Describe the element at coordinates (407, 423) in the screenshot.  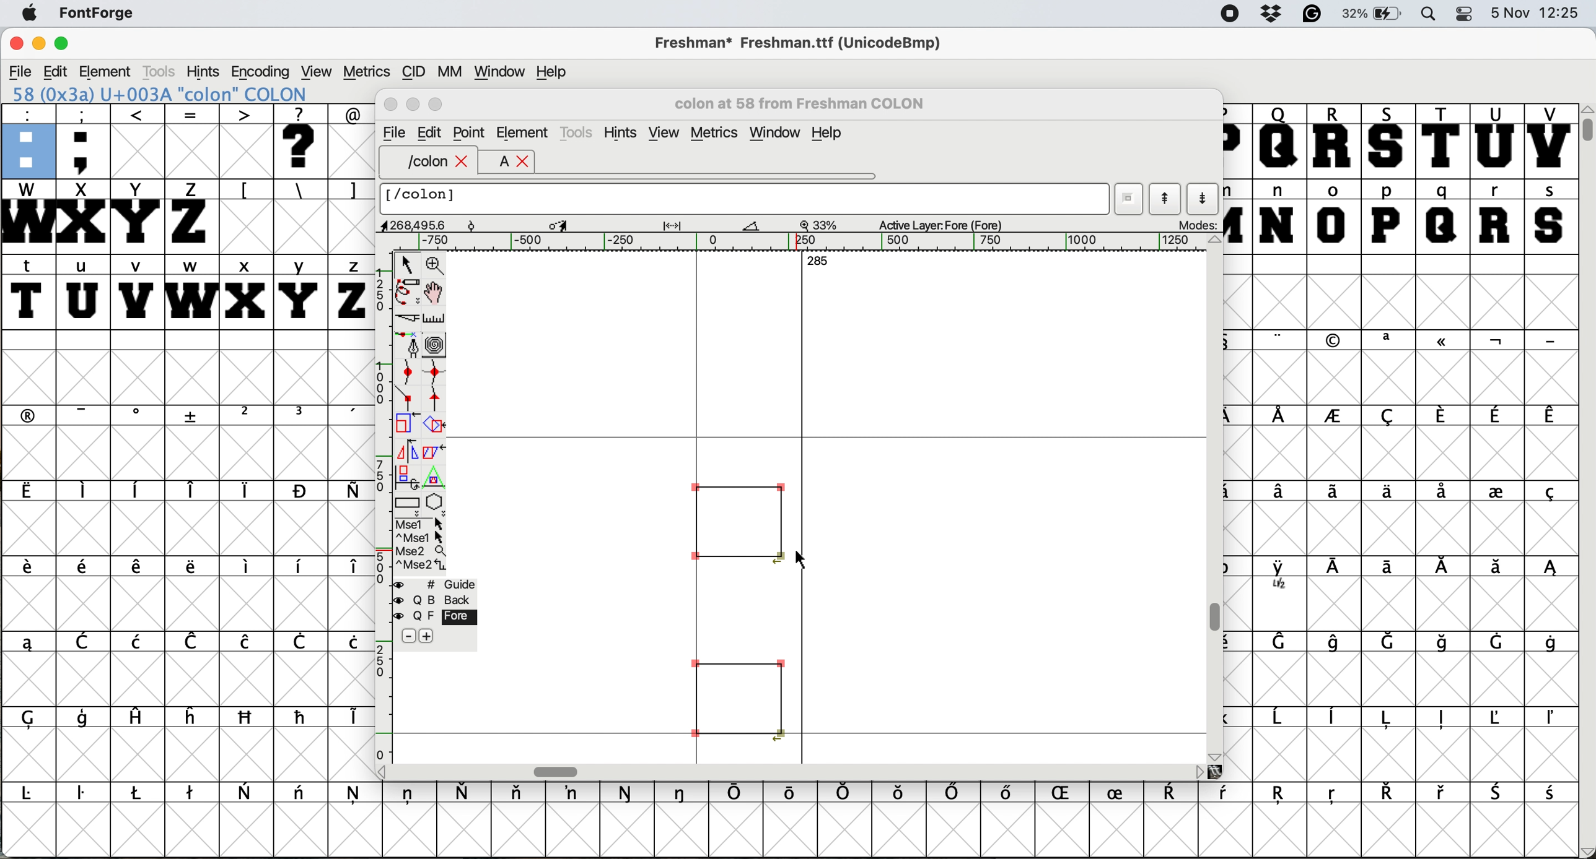
I see `scale the selection` at that location.